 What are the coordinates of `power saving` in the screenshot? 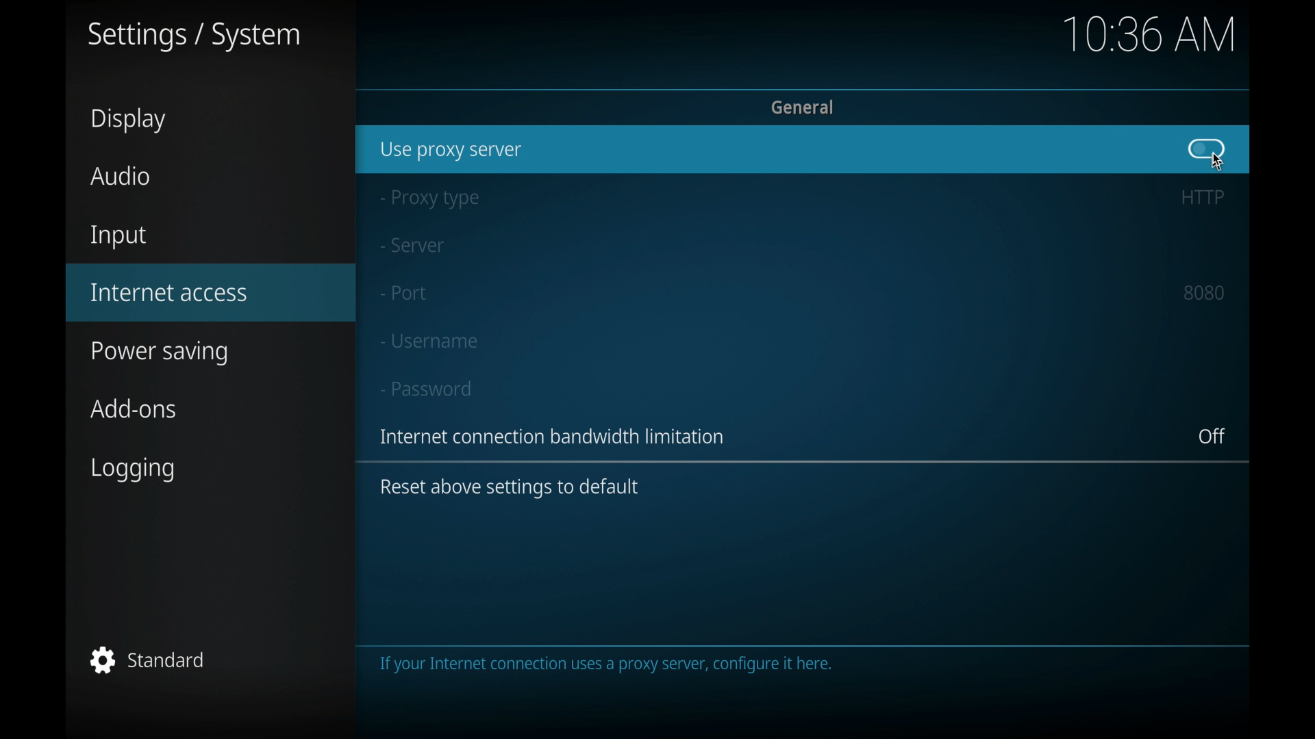 It's located at (160, 354).